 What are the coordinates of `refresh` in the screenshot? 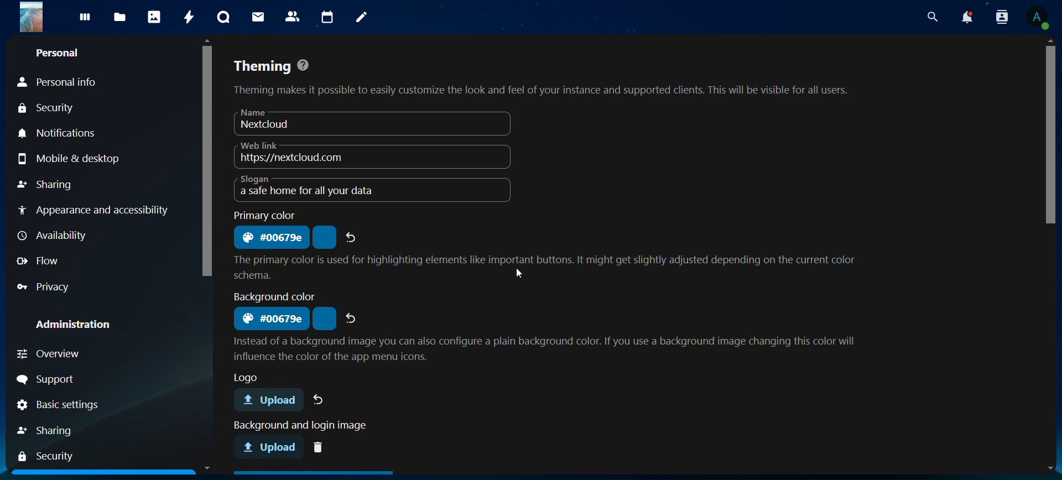 It's located at (352, 238).